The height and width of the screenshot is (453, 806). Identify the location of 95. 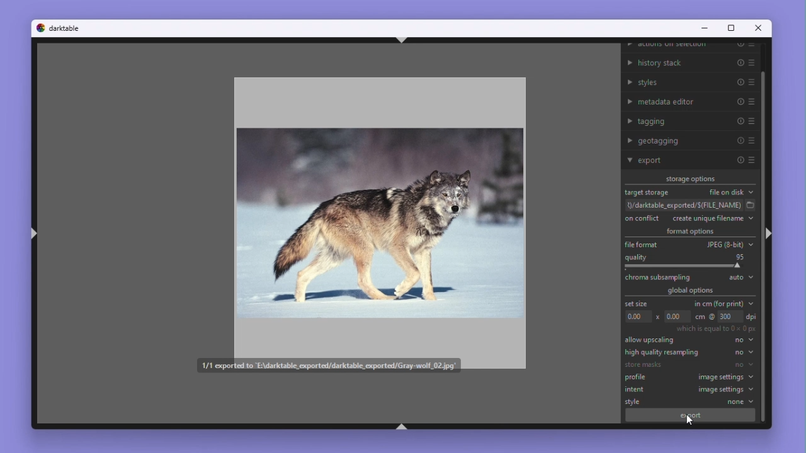
(737, 258).